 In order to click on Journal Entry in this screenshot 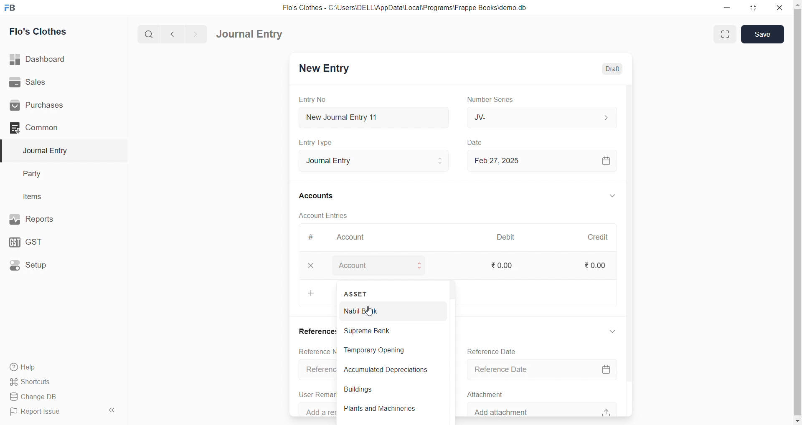, I will do `click(48, 151)`.